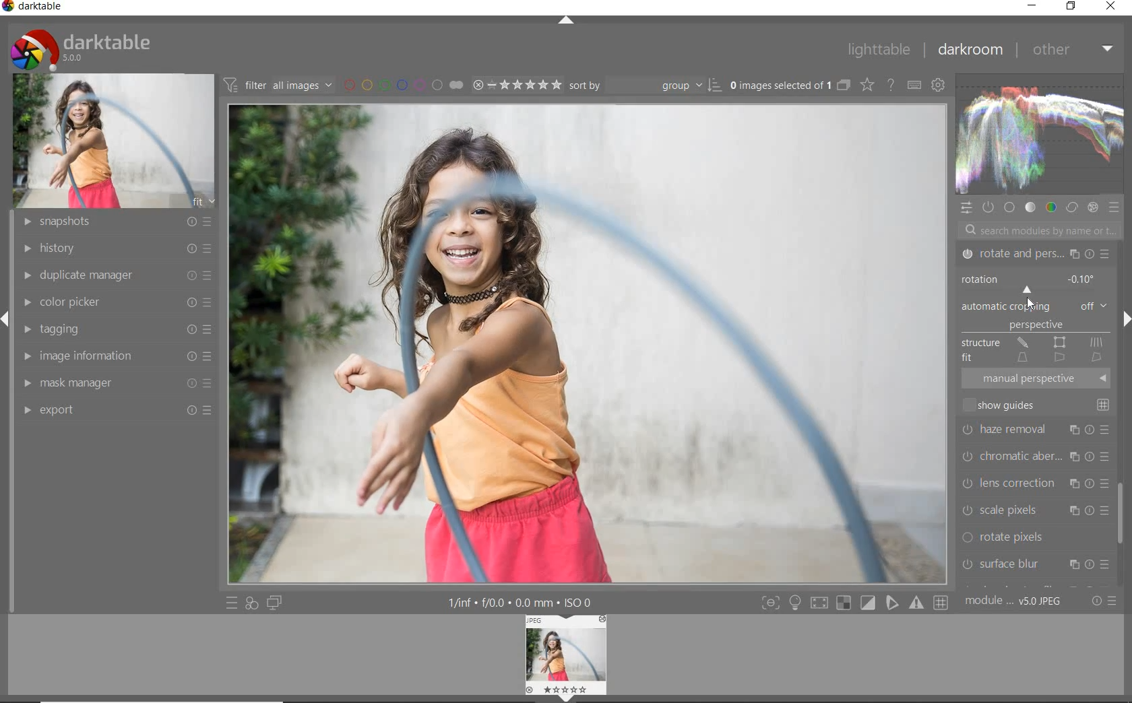 This screenshot has width=1132, height=703. What do you see at coordinates (568, 659) in the screenshot?
I see `image preview` at bounding box center [568, 659].